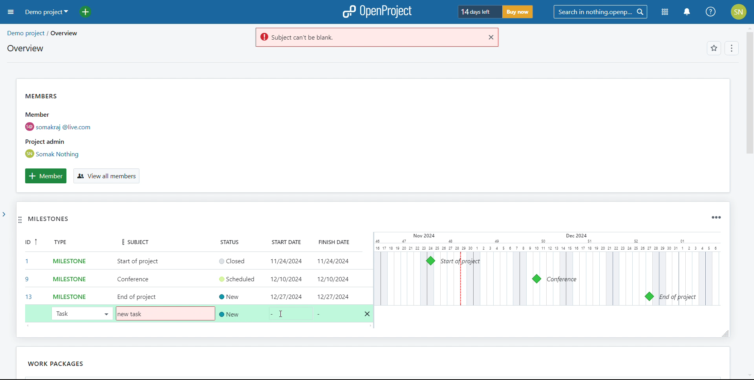  I want to click on selecting start date, so click(293, 314).